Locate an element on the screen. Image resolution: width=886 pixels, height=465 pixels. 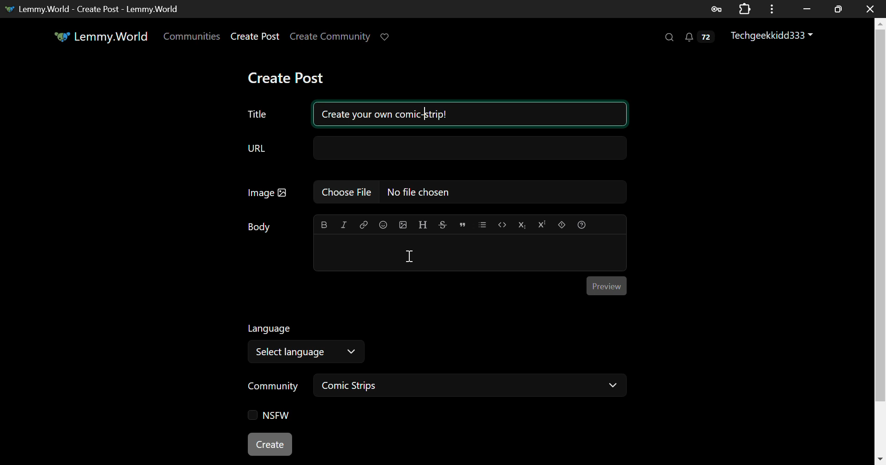
Title is located at coordinates (257, 114).